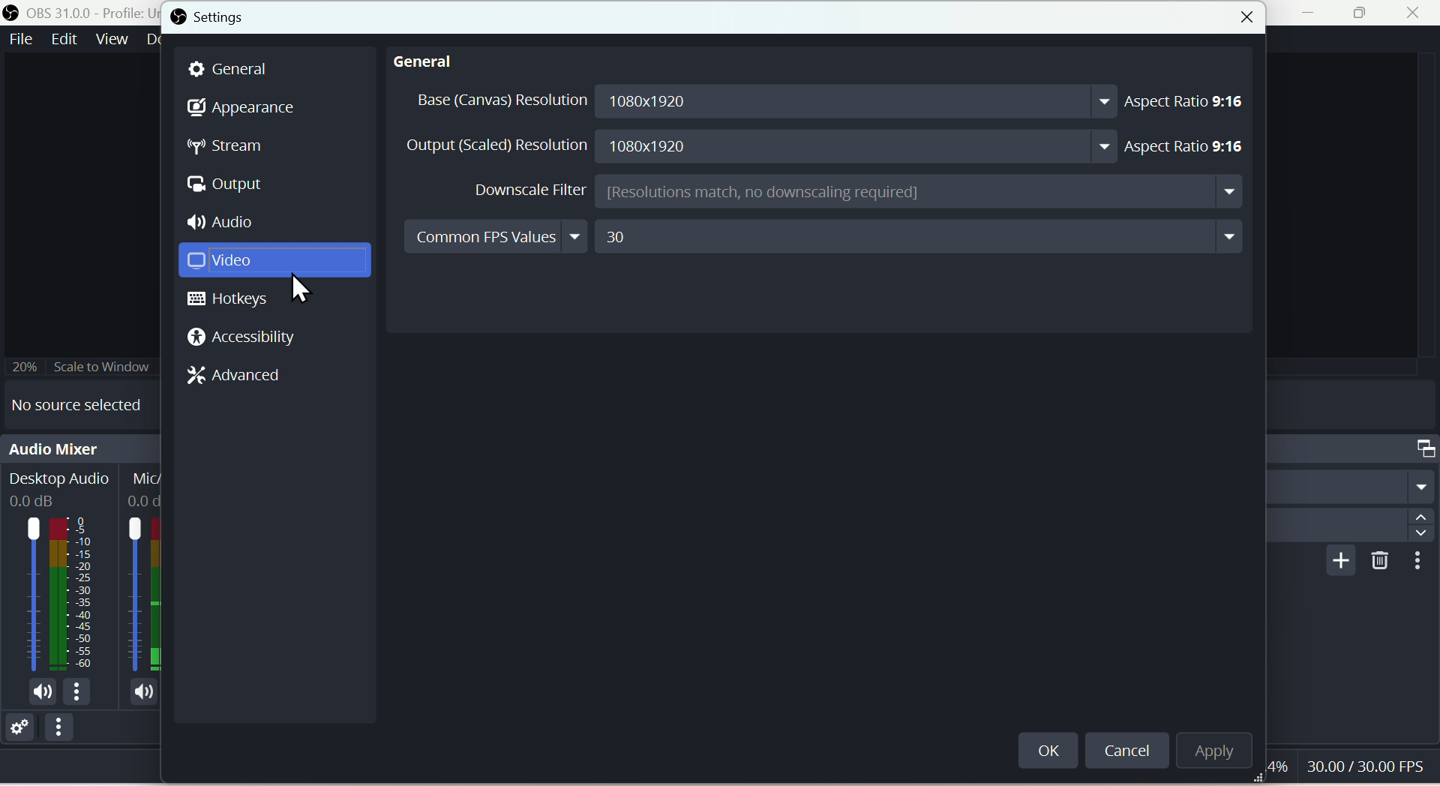 This screenshot has height=786, width=1440. I want to click on Close, so click(1246, 20).